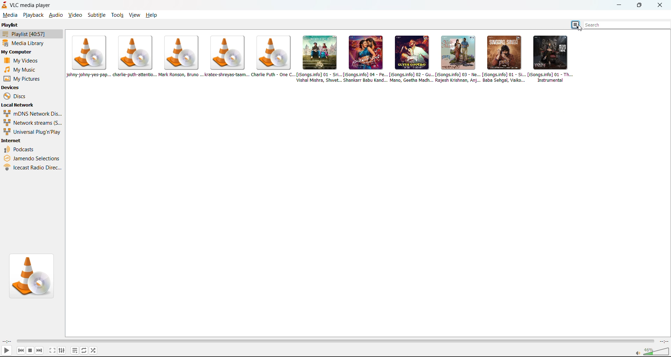 This screenshot has width=671, height=357. Describe the element at coordinates (55, 16) in the screenshot. I see `audio` at that location.